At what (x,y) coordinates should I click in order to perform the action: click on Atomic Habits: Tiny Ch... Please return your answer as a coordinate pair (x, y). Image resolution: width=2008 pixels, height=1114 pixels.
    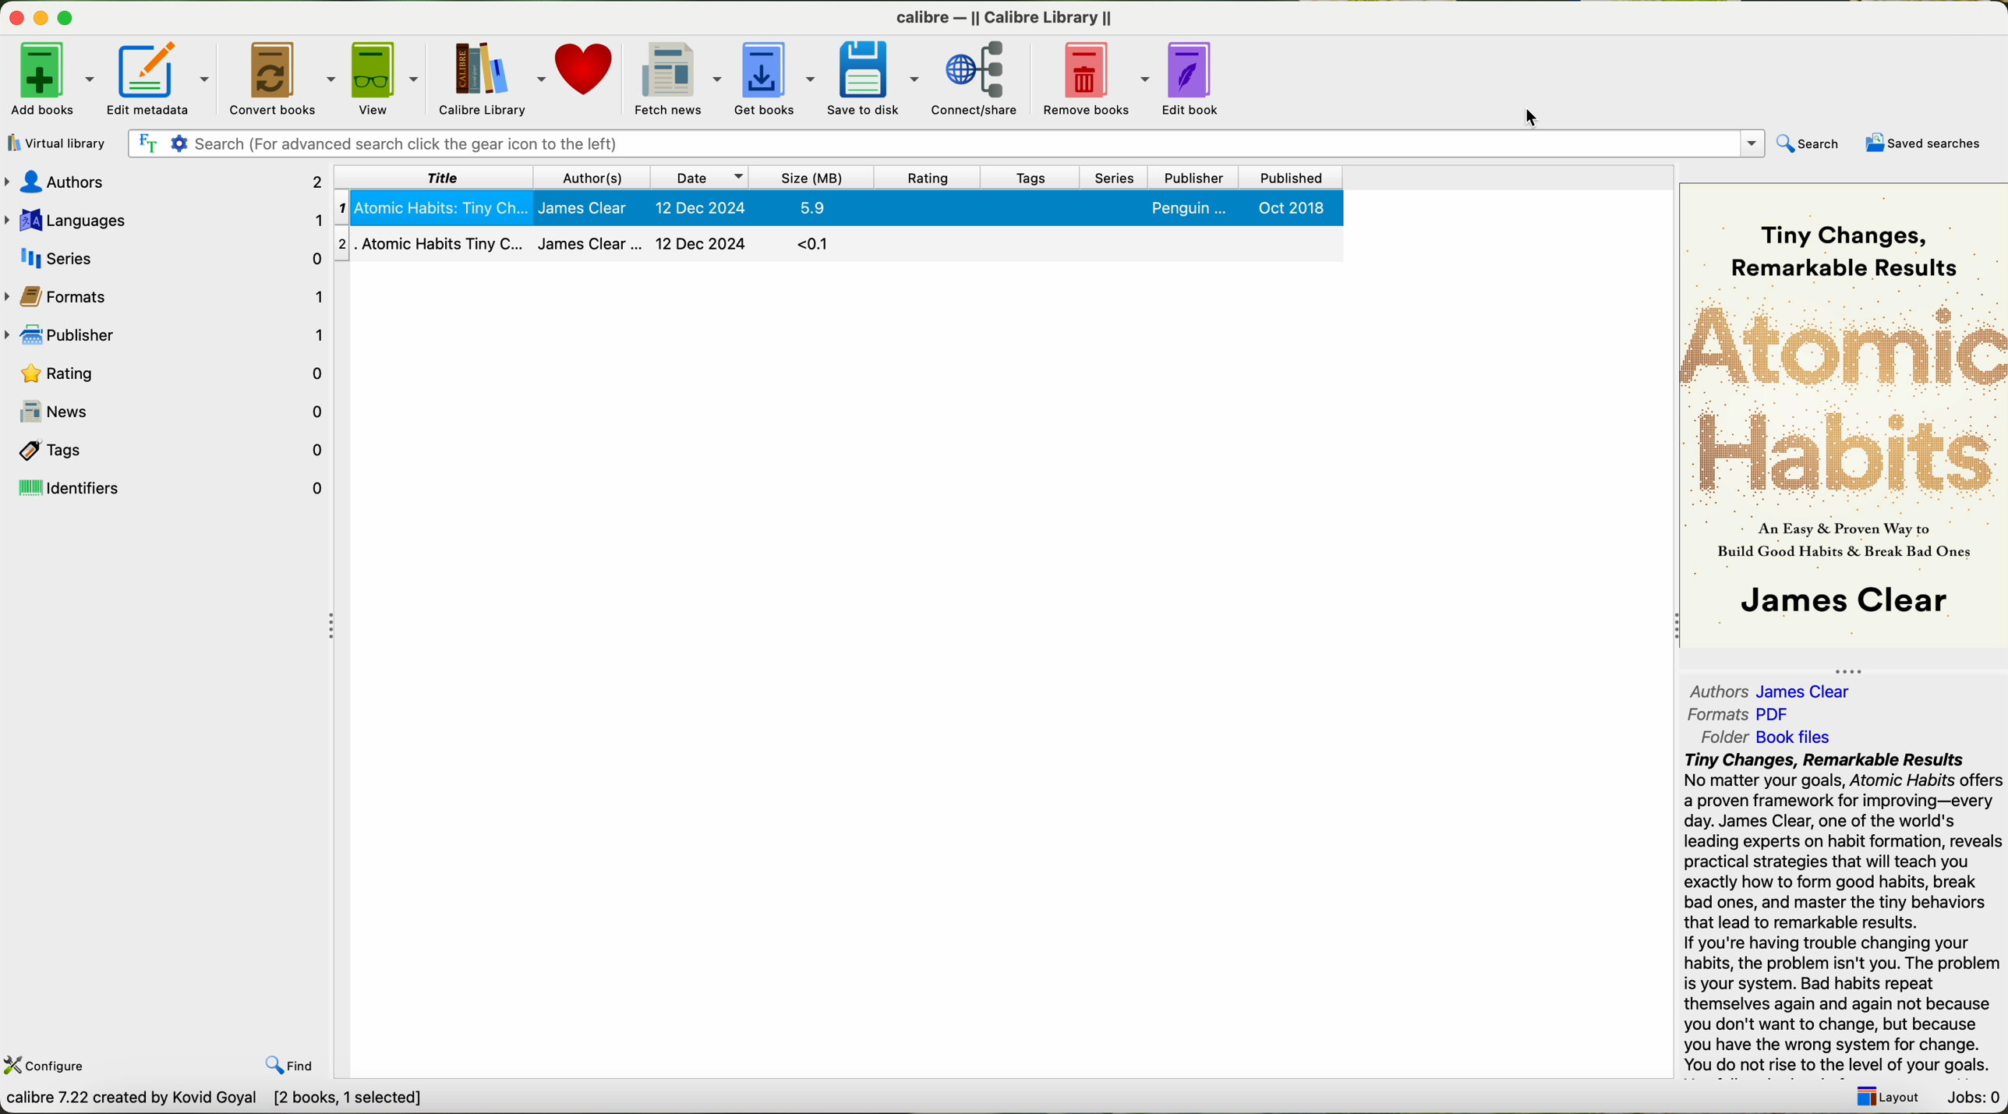
    Looking at the image, I should click on (431, 210).